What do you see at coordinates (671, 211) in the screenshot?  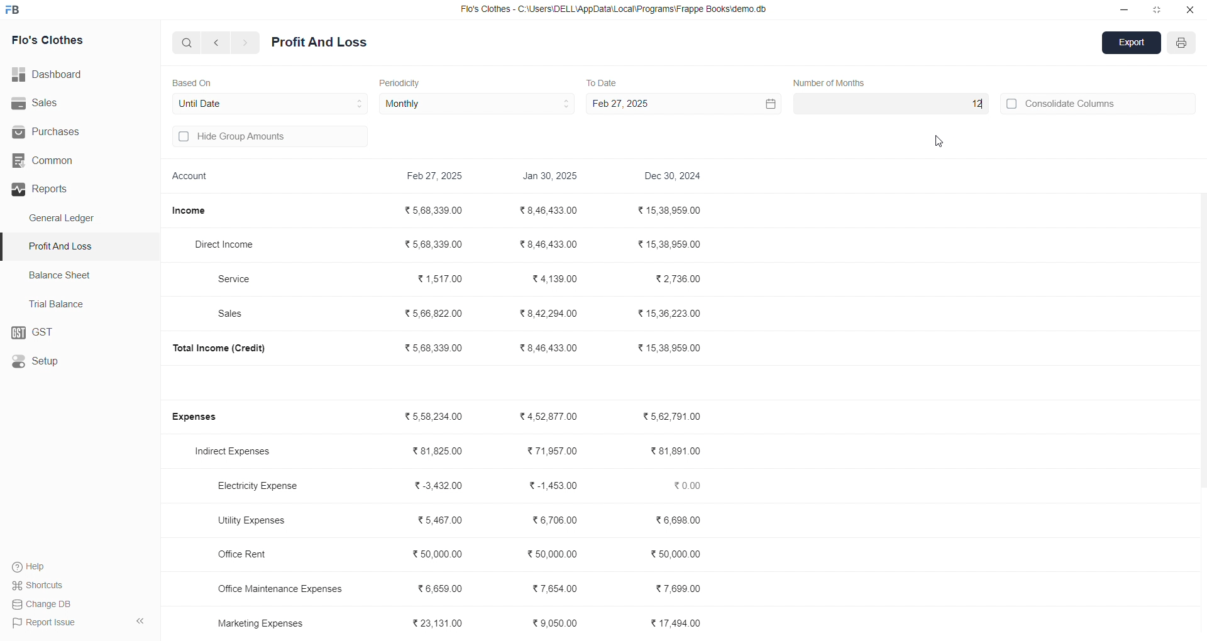 I see `₹15,38,959.00` at bounding box center [671, 211].